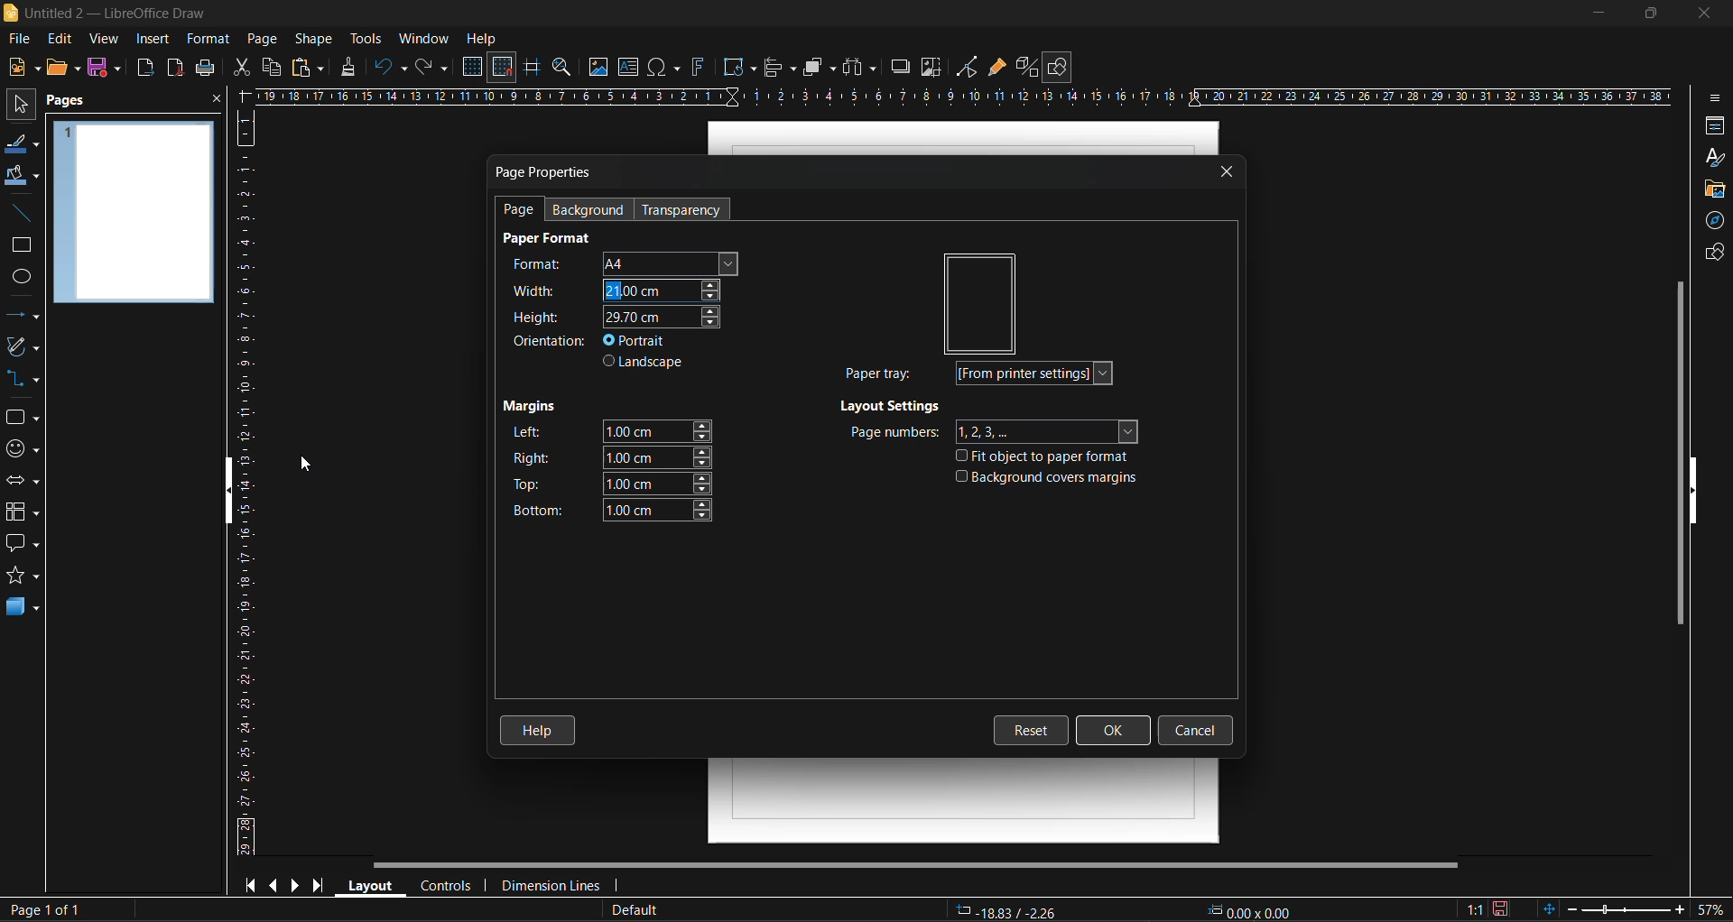 This screenshot has width=1733, height=922. What do you see at coordinates (60, 38) in the screenshot?
I see `edit` at bounding box center [60, 38].